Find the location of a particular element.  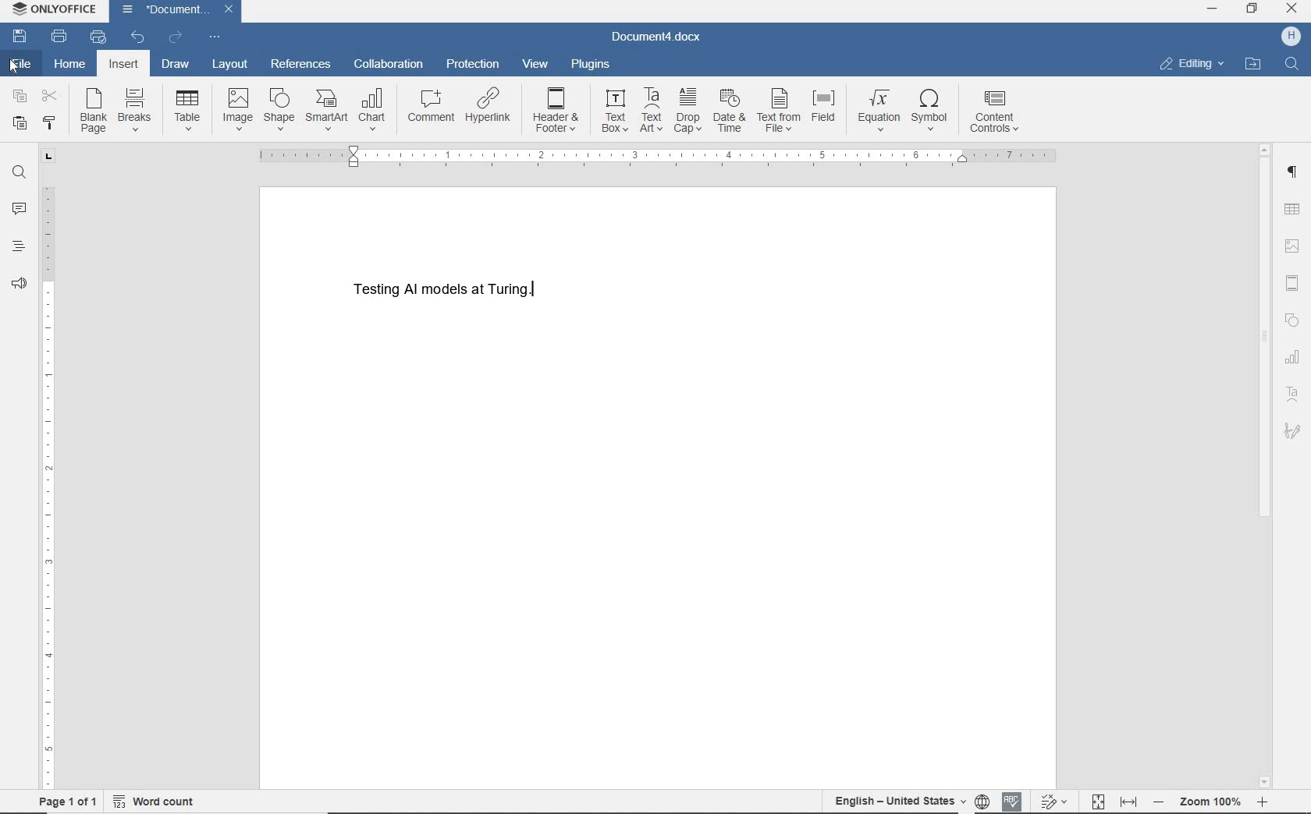

layout is located at coordinates (229, 64).